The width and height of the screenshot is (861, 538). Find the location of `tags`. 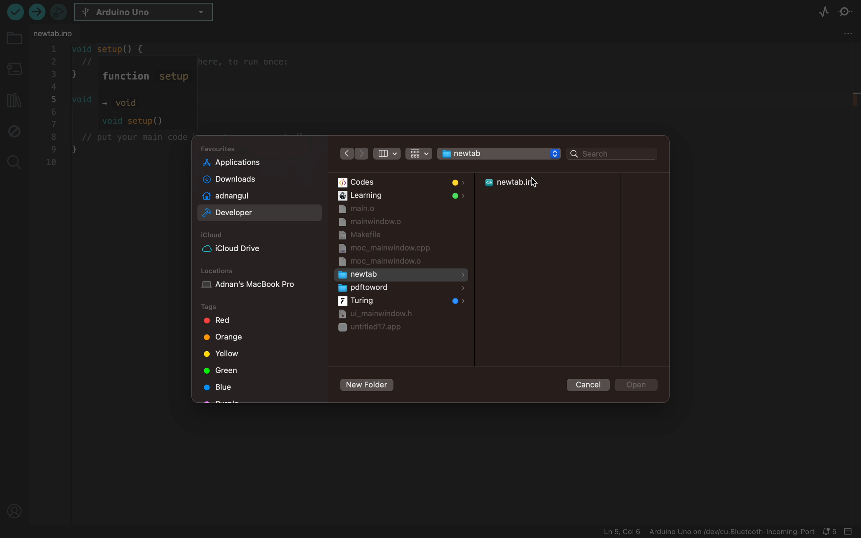

tags is located at coordinates (225, 339).